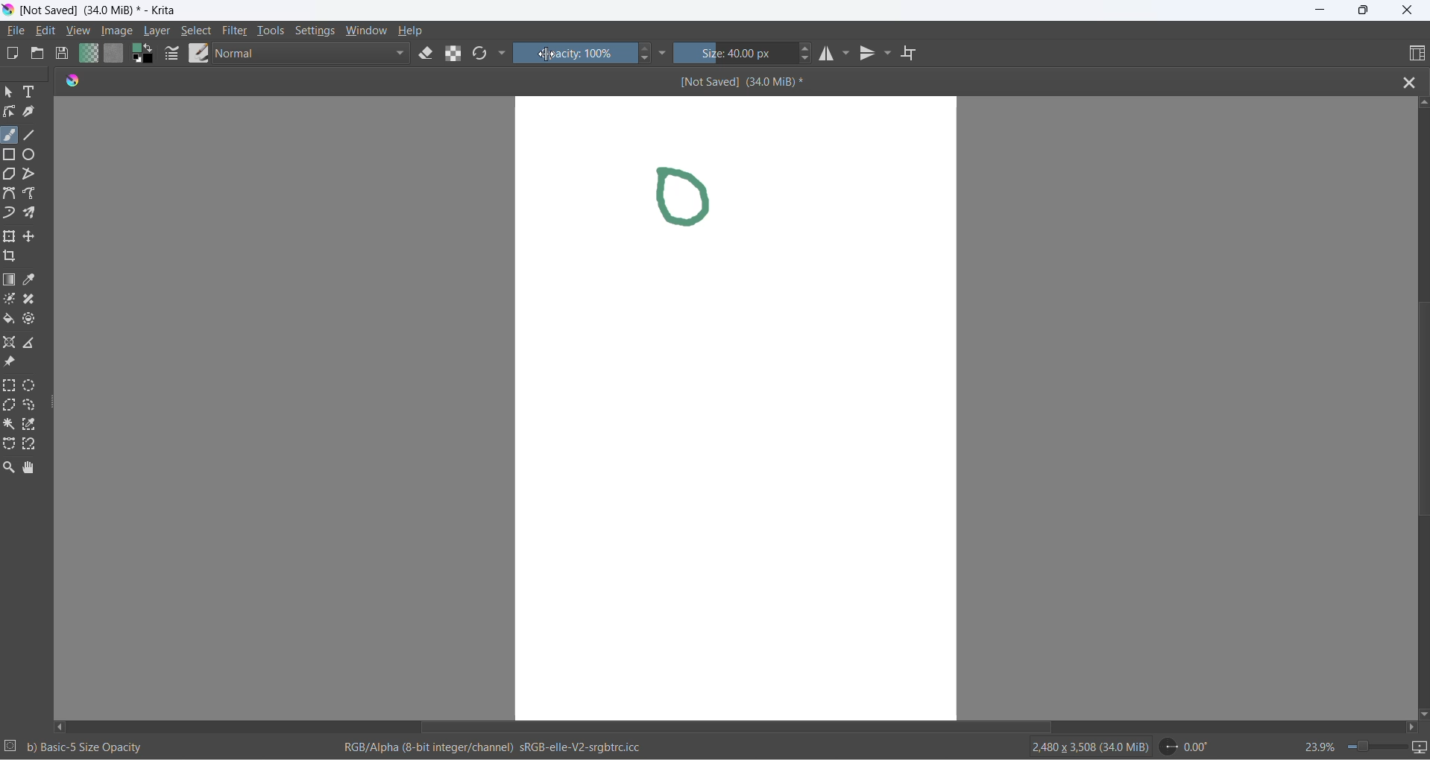 The height and width of the screenshot is (760, 1430). What do you see at coordinates (37, 155) in the screenshot?
I see `ellipse tool` at bounding box center [37, 155].